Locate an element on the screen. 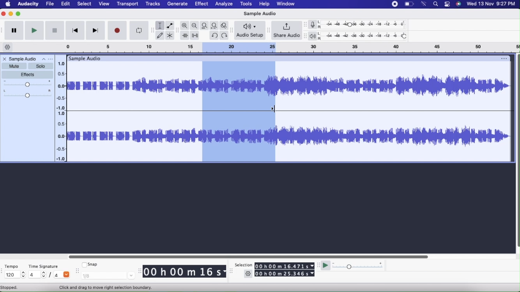 The width and height of the screenshot is (520, 292). 00 h 00 m 16.471 s is located at coordinates (284, 265).